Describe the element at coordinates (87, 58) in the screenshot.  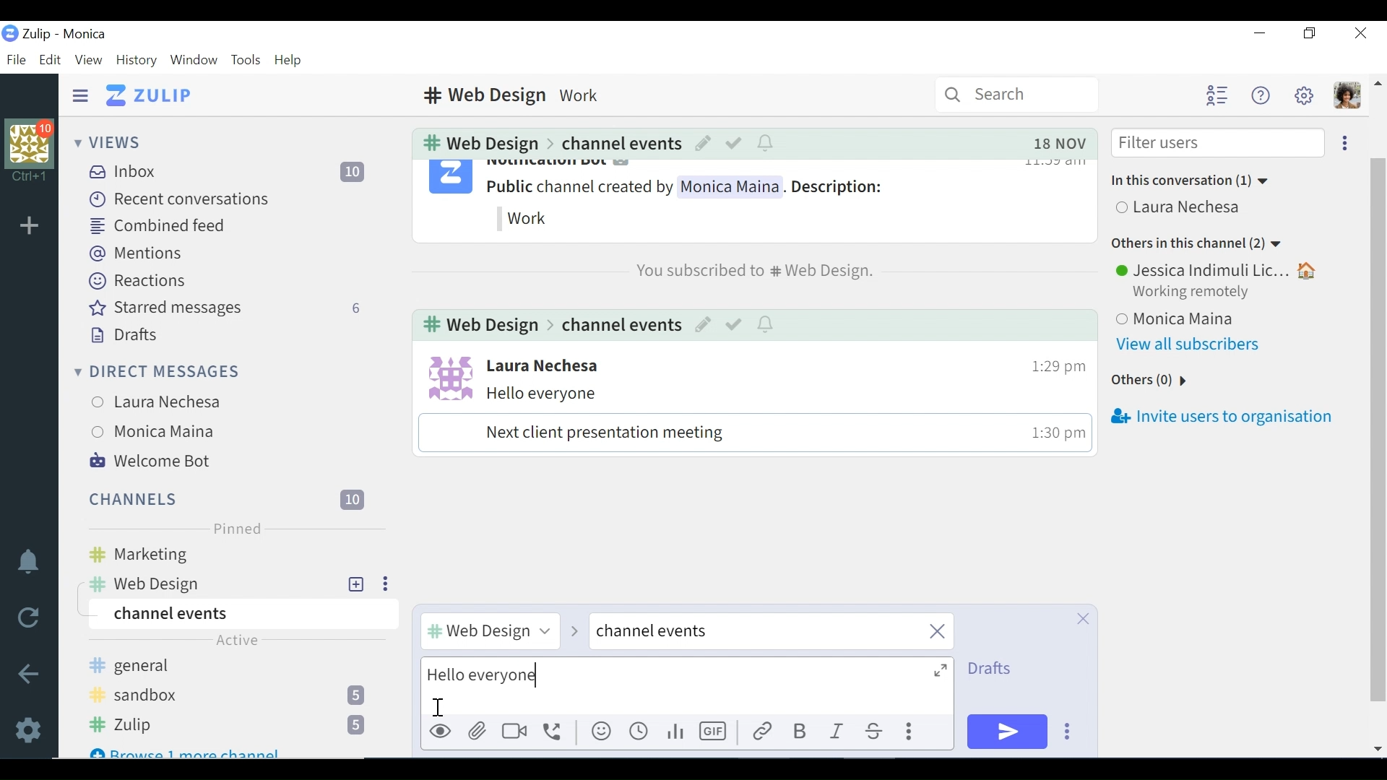
I see `View` at that location.